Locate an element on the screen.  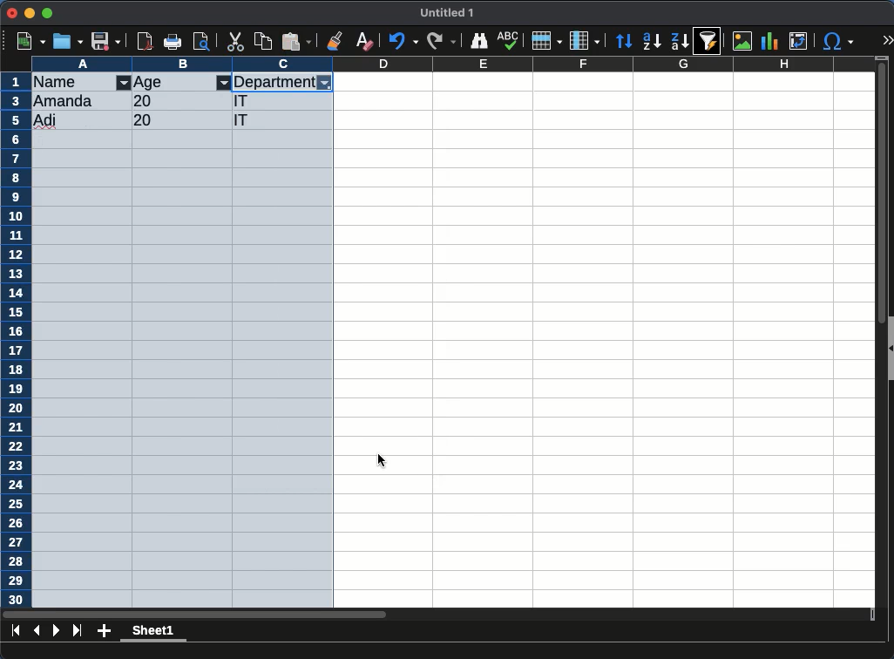
columns is located at coordinates (585, 39).